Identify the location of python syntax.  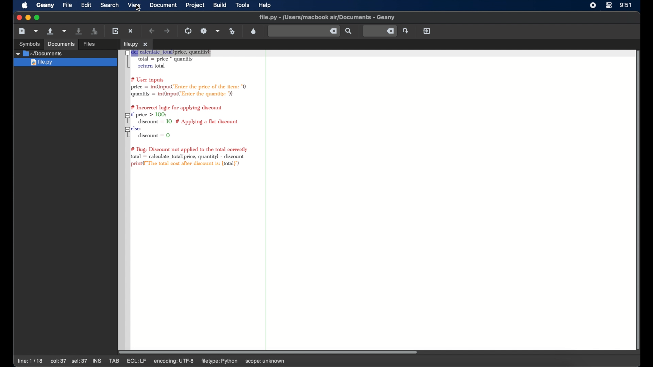
(186, 110).